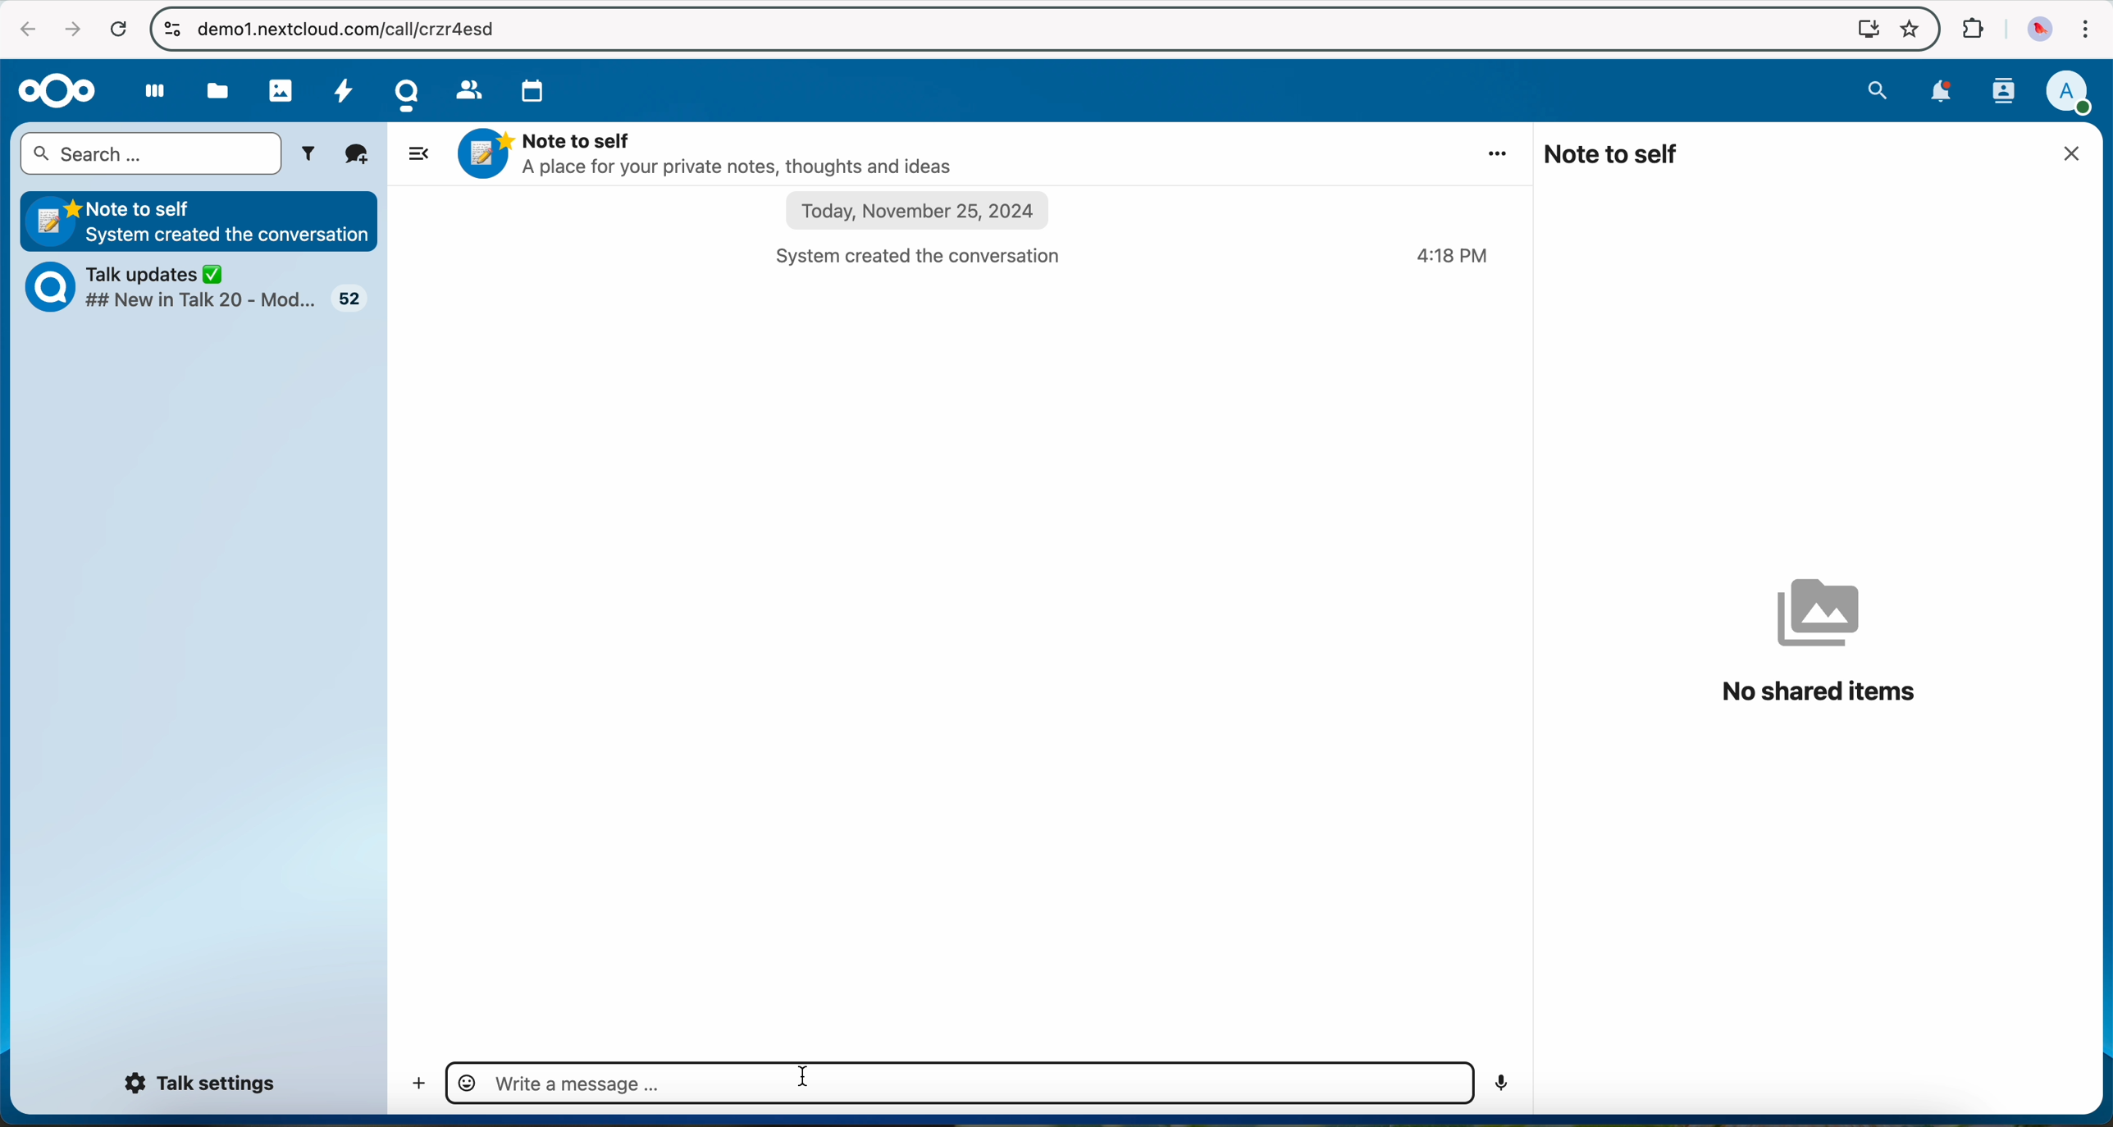 Image resolution: width=2113 pixels, height=1127 pixels. What do you see at coordinates (1862, 30) in the screenshot?
I see `screen` at bounding box center [1862, 30].